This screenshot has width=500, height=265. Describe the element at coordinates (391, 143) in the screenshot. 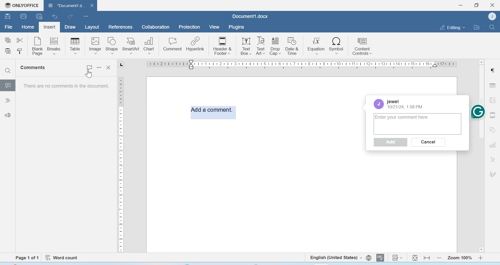

I see `Add` at that location.